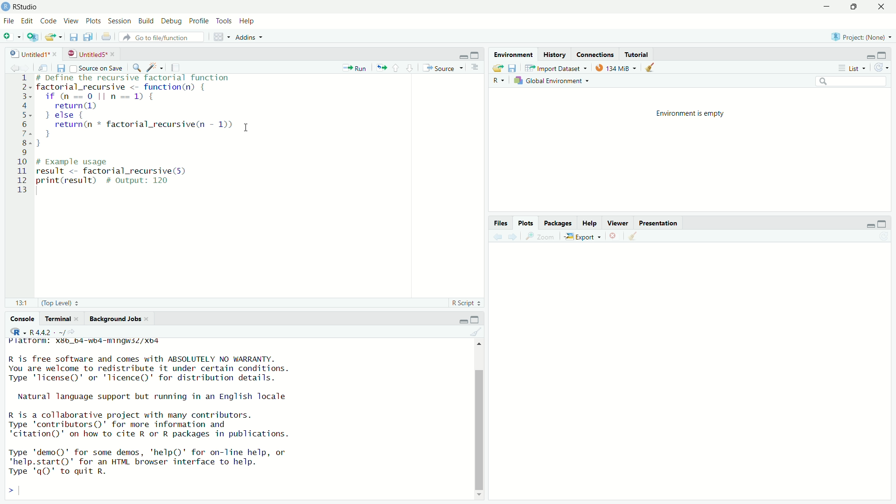  I want to click on Maximize, so click(884, 55).